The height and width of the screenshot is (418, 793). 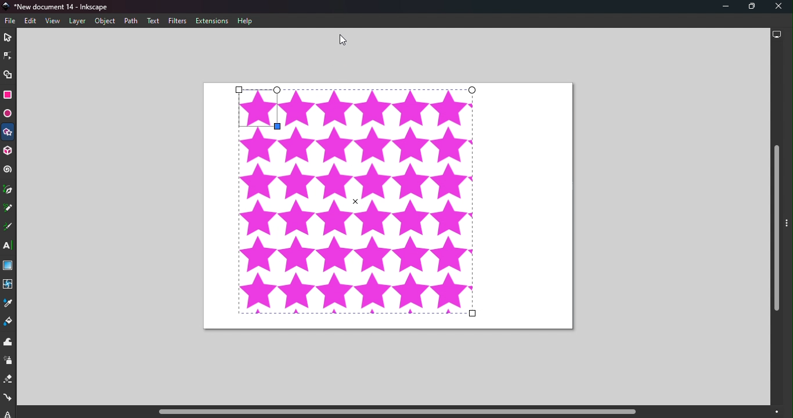 I want to click on Gradient tool, so click(x=9, y=266).